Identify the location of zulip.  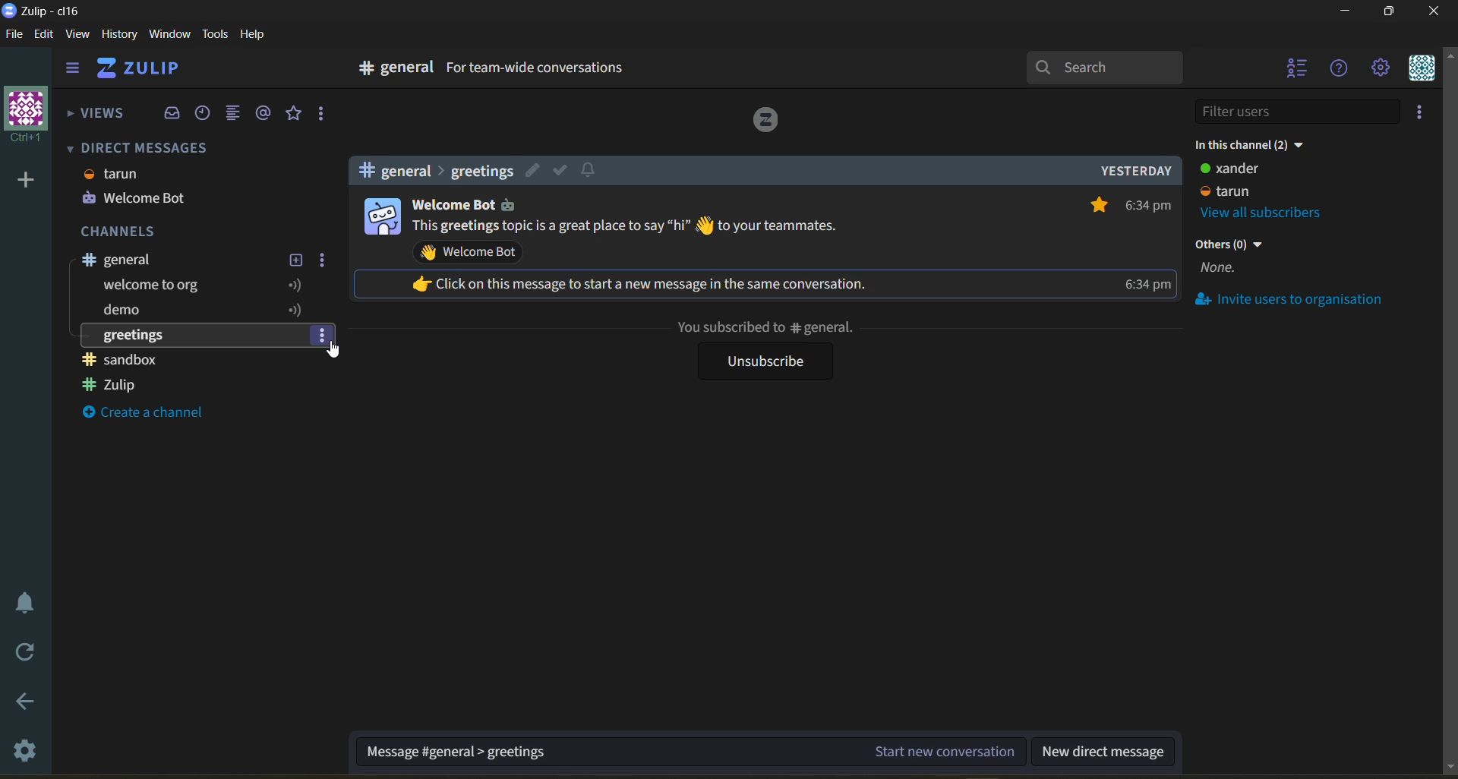
(124, 385).